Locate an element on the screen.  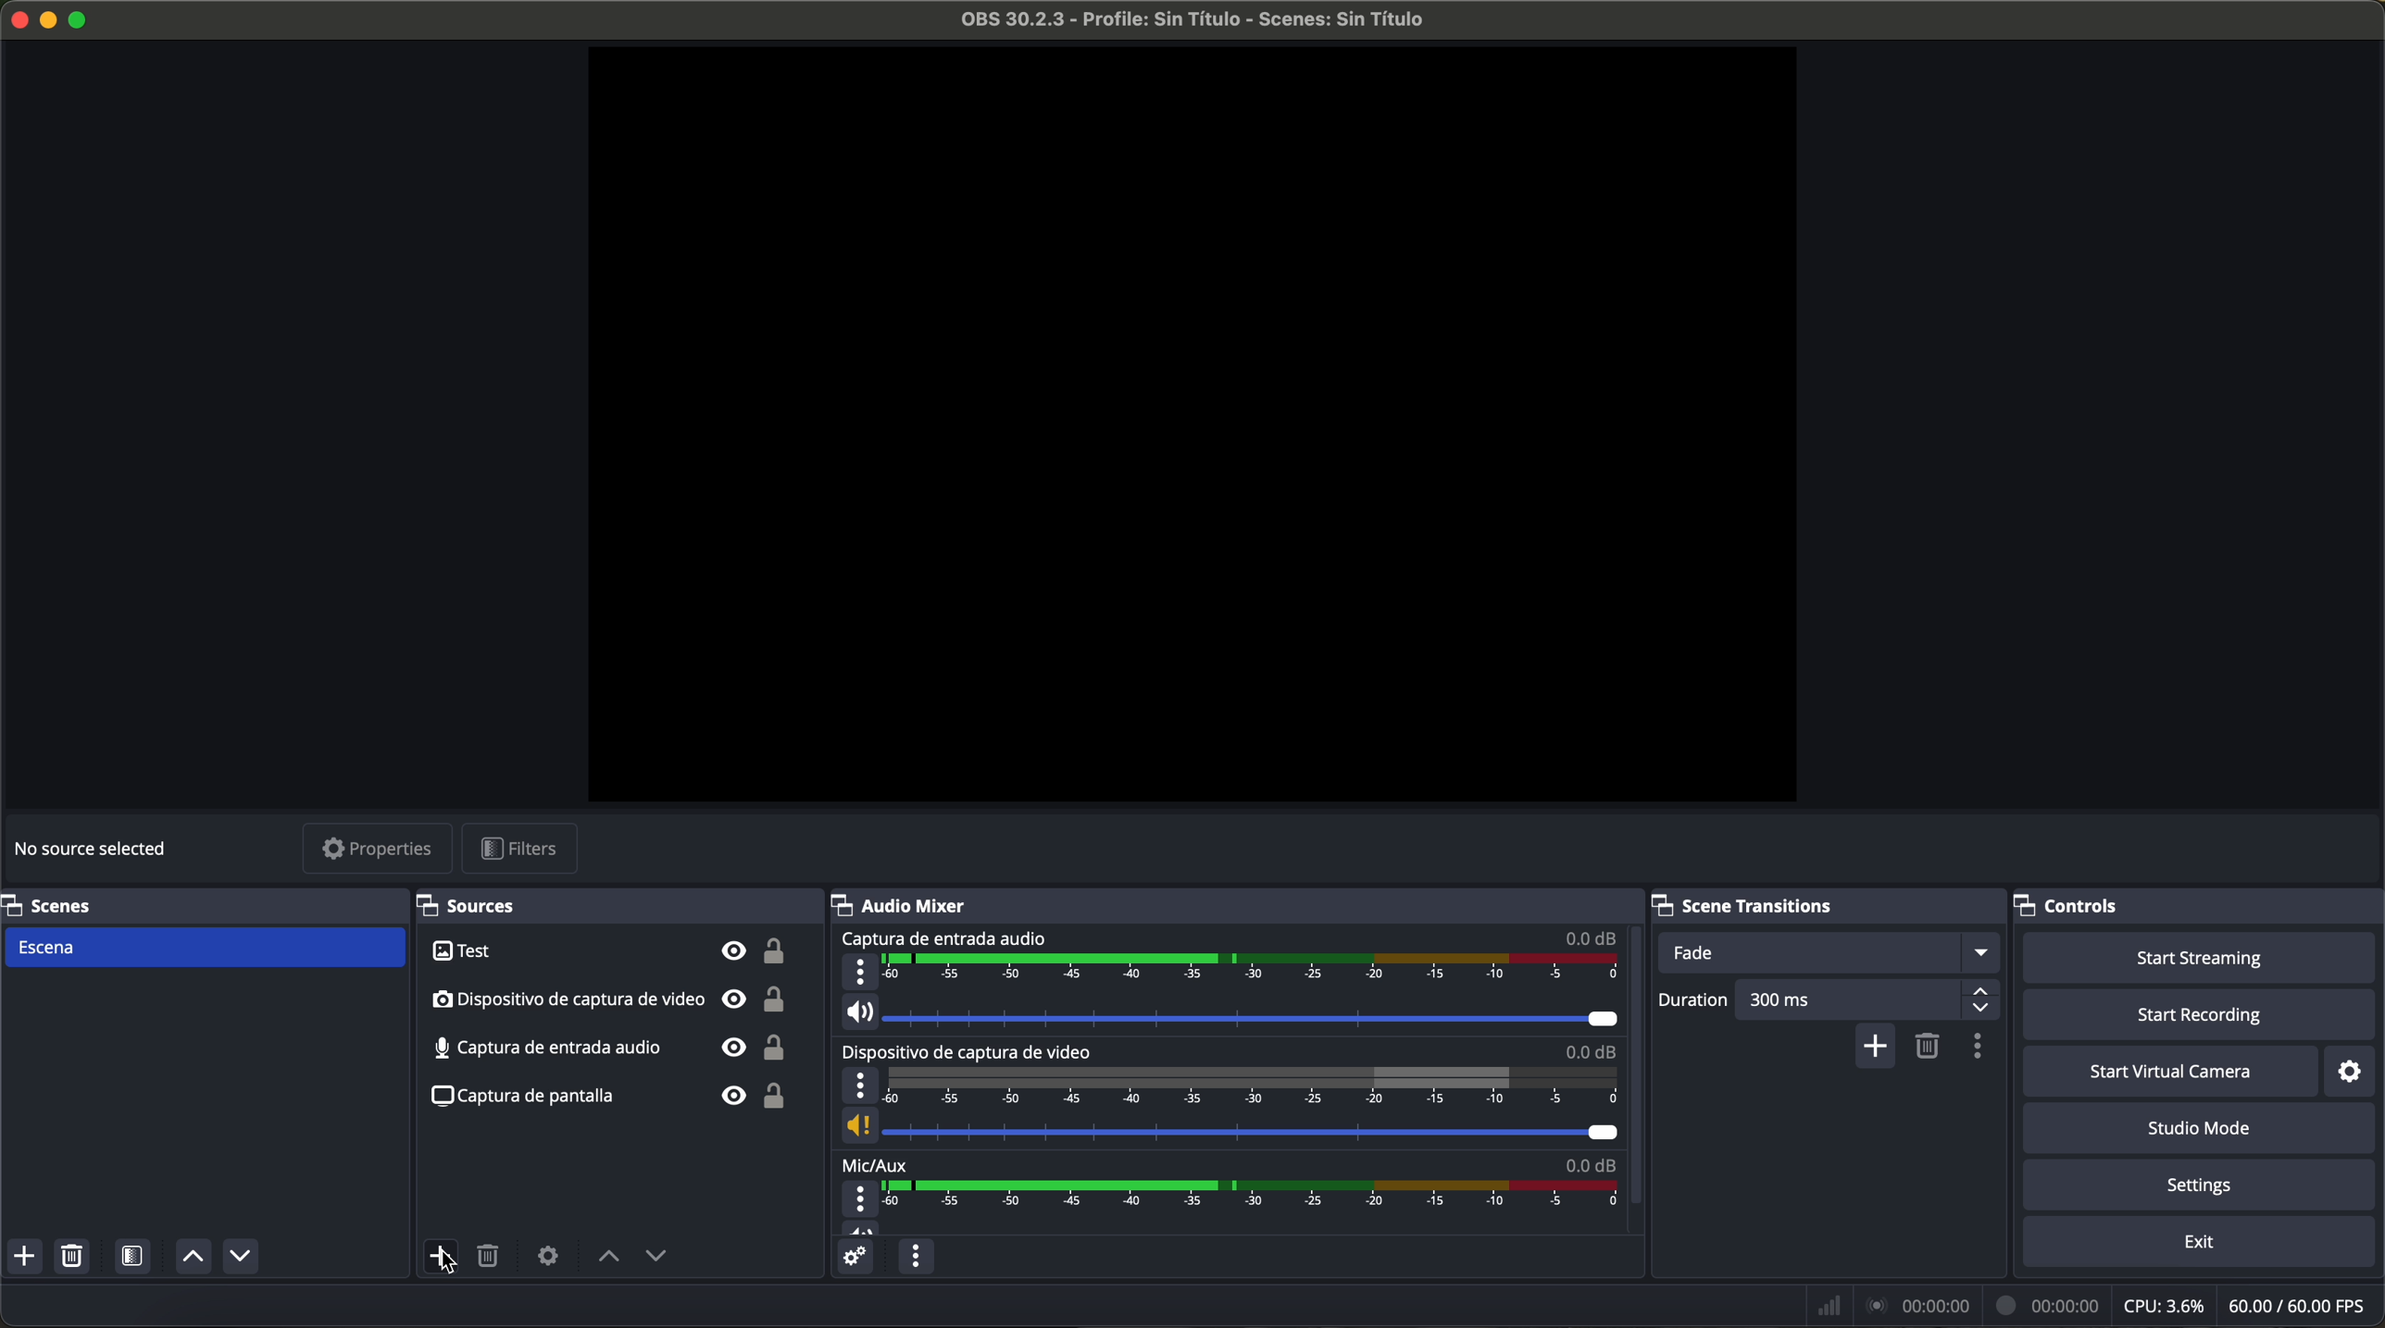
open scene filters is located at coordinates (131, 1255).